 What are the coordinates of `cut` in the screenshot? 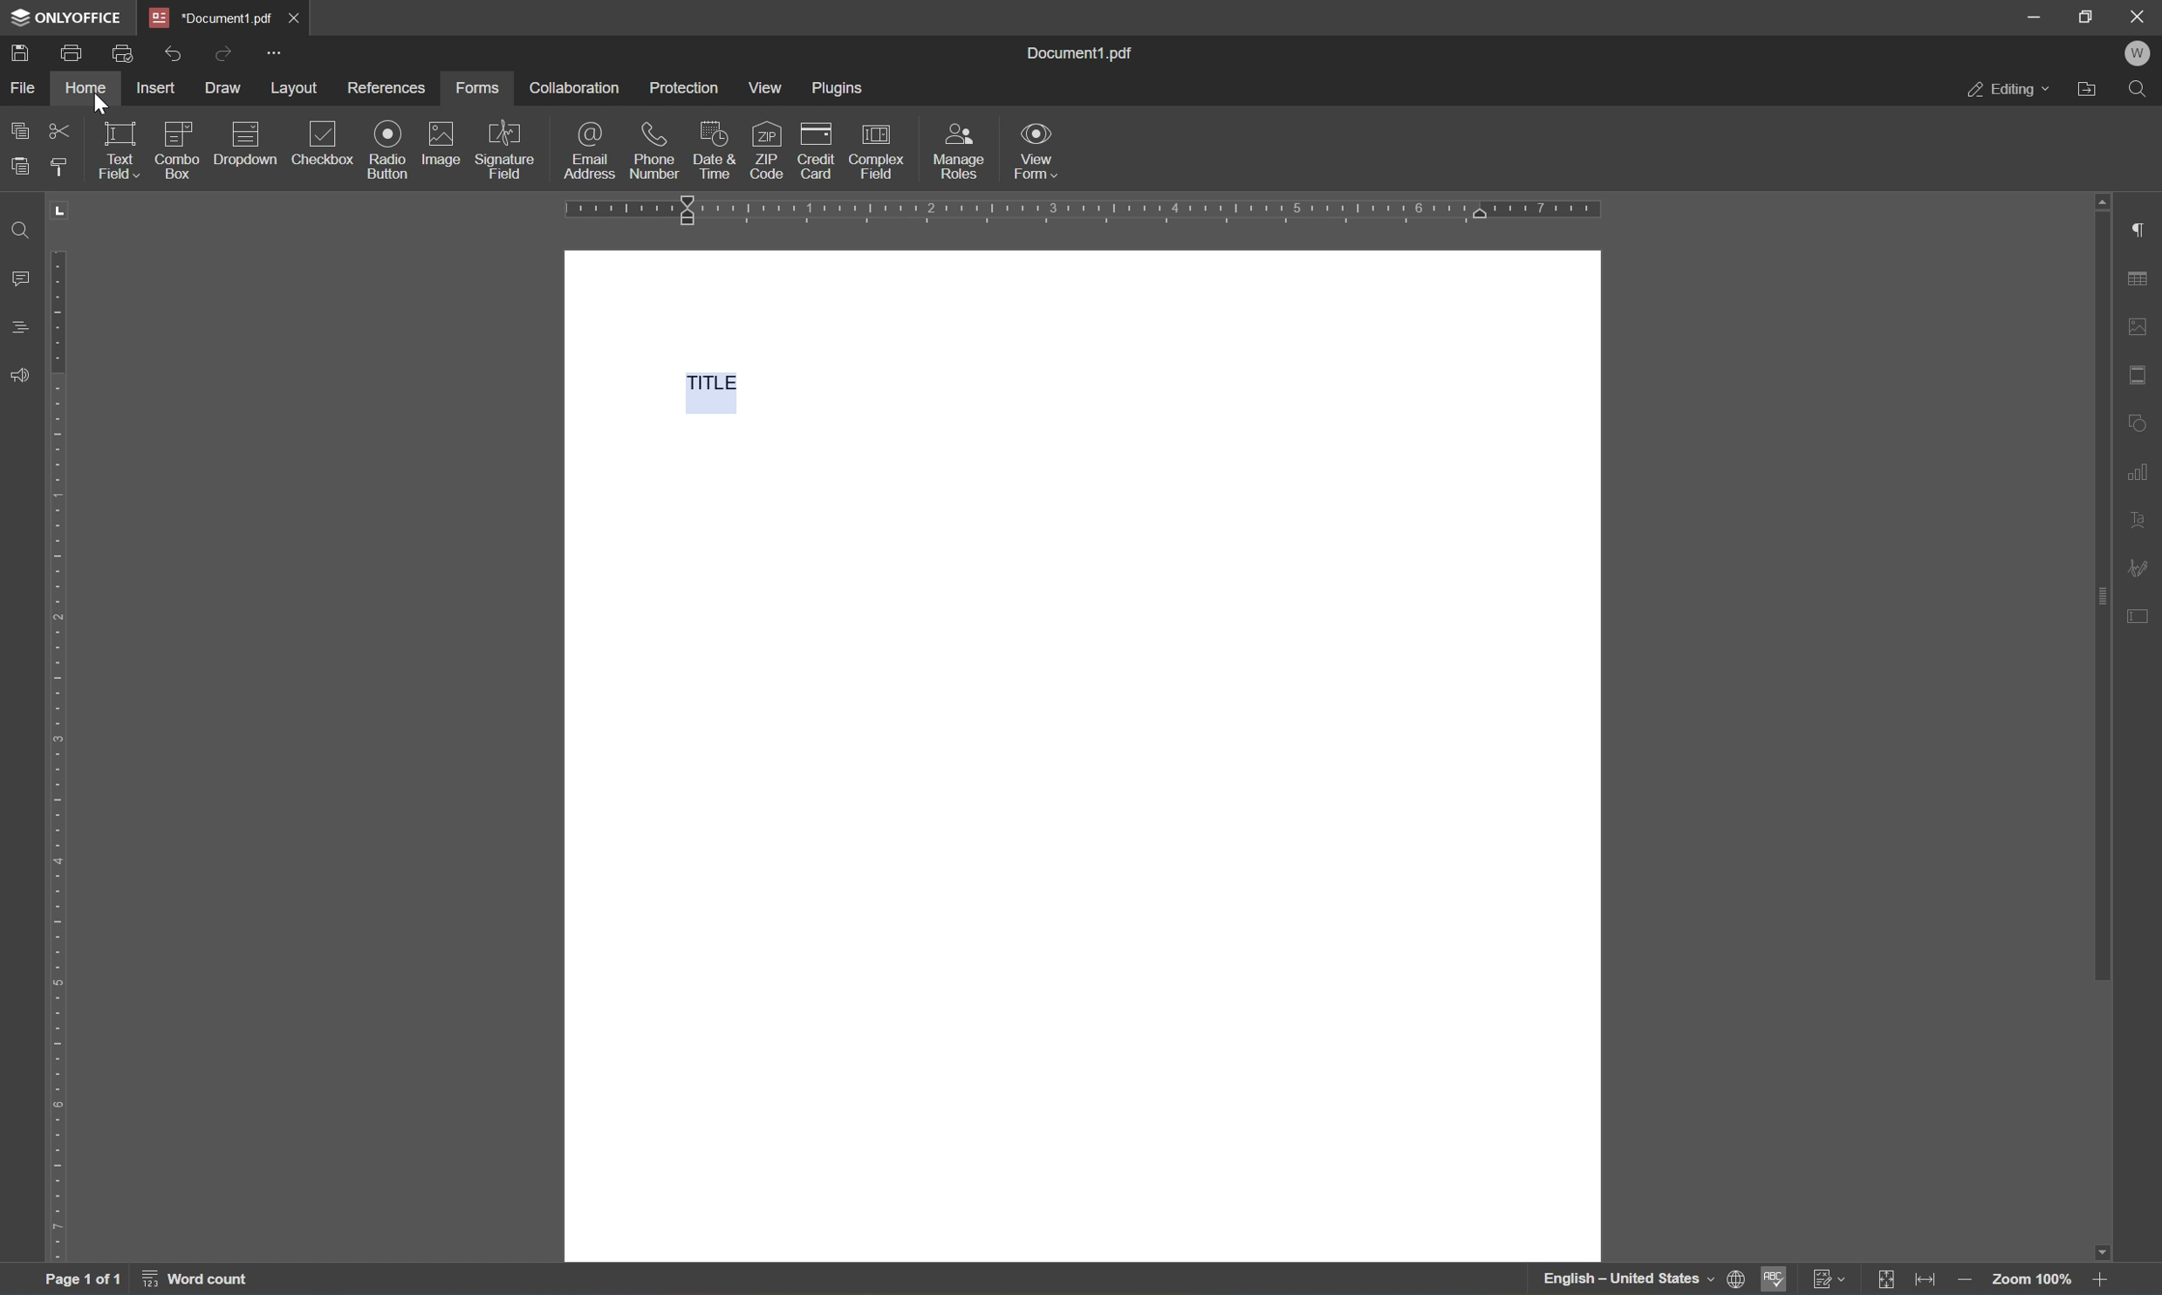 It's located at (64, 130).